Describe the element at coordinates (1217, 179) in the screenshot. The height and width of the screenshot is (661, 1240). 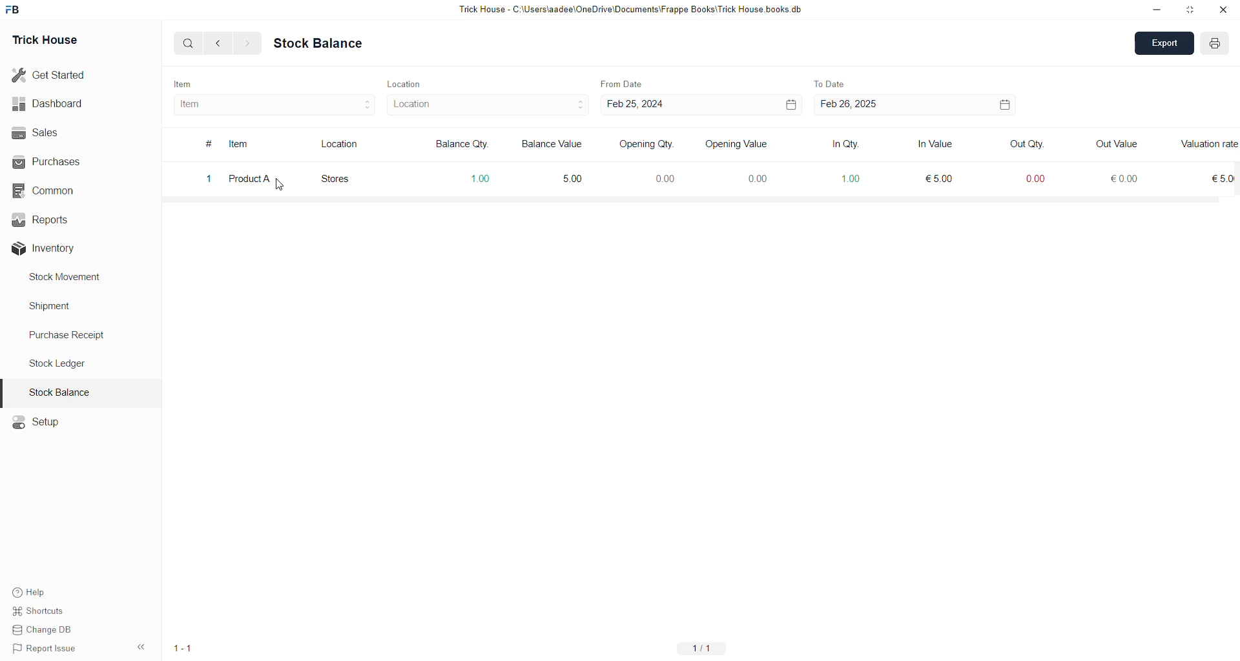
I see `5 EUR` at that location.